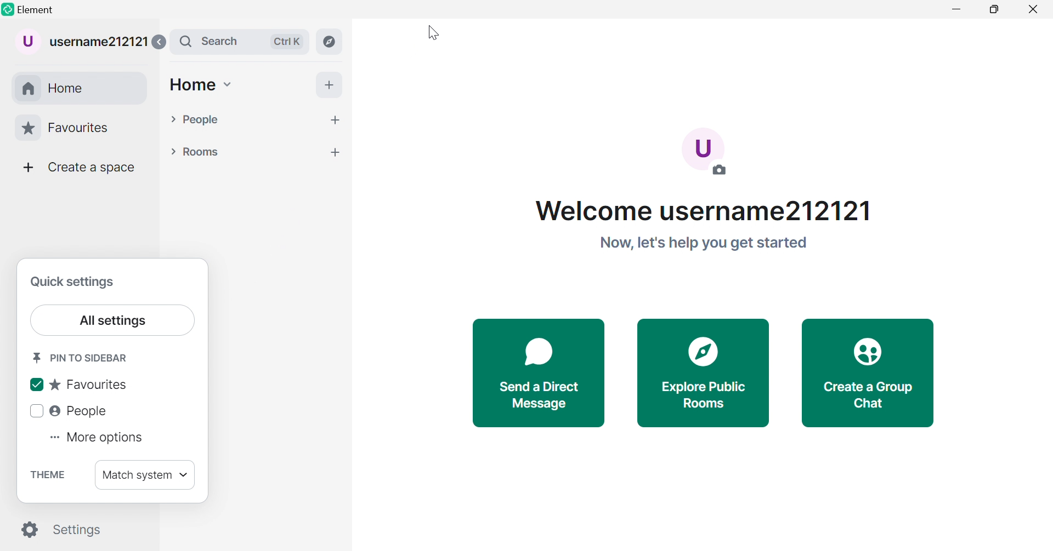 The height and width of the screenshot is (551, 1053). Describe the element at coordinates (113, 320) in the screenshot. I see `All settings` at that location.